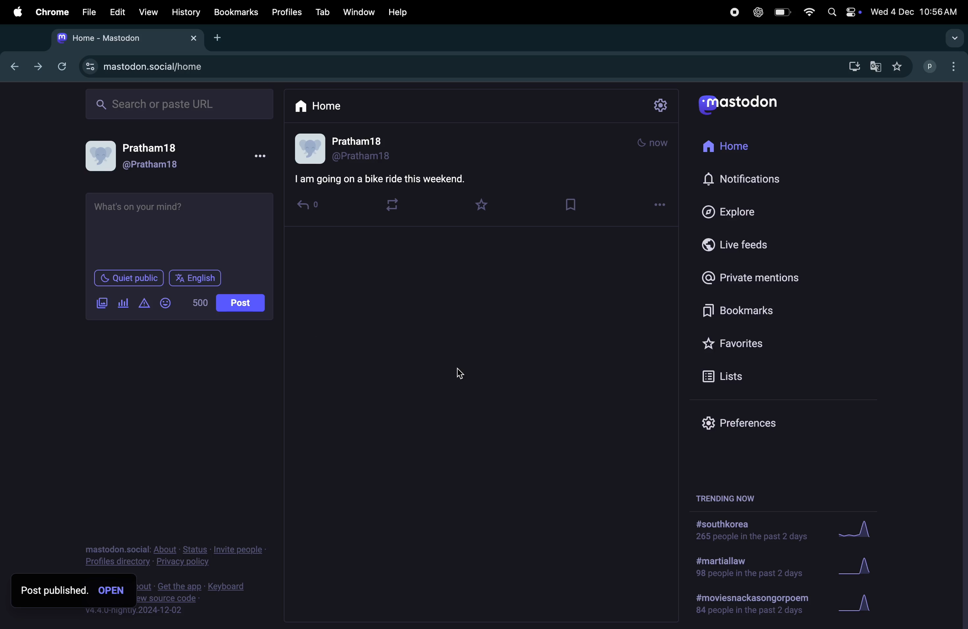  I want to click on polls, so click(122, 305).